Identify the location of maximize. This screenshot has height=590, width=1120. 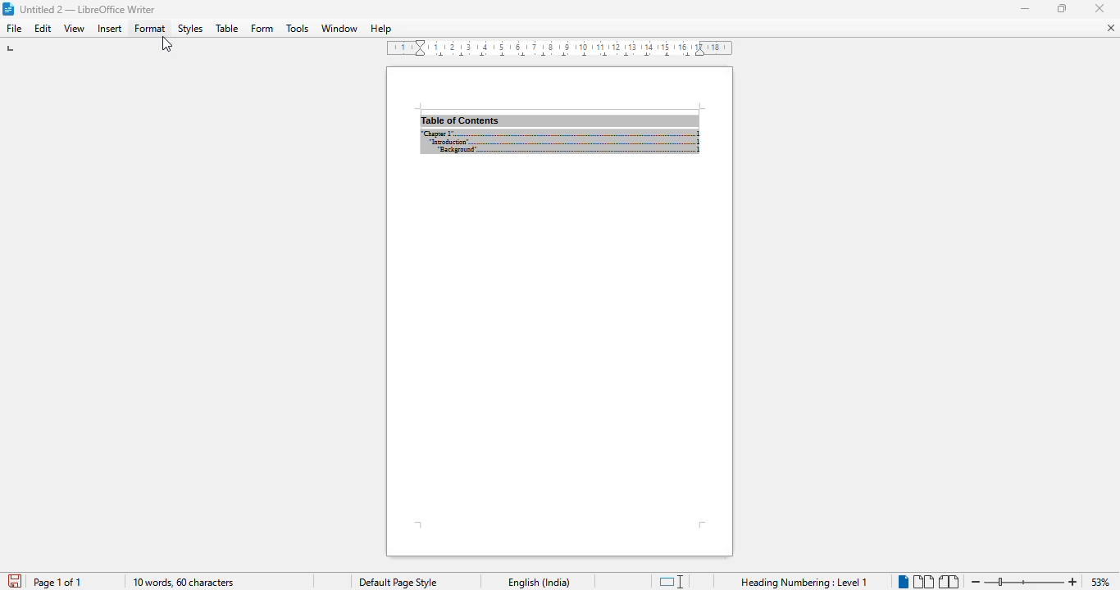
(1063, 9).